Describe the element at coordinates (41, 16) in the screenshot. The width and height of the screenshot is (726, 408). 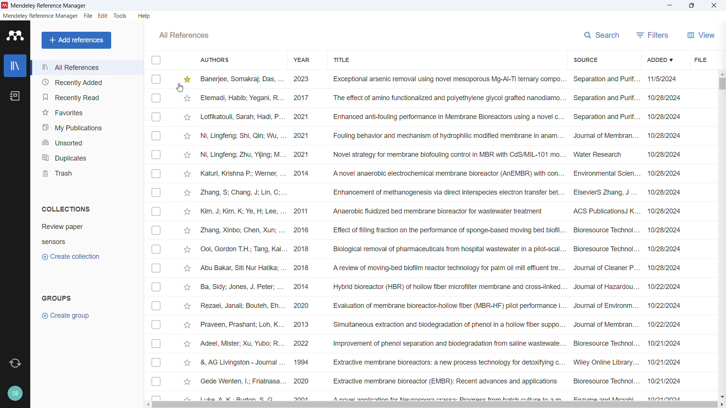
I see `mendeley reference manager` at that location.